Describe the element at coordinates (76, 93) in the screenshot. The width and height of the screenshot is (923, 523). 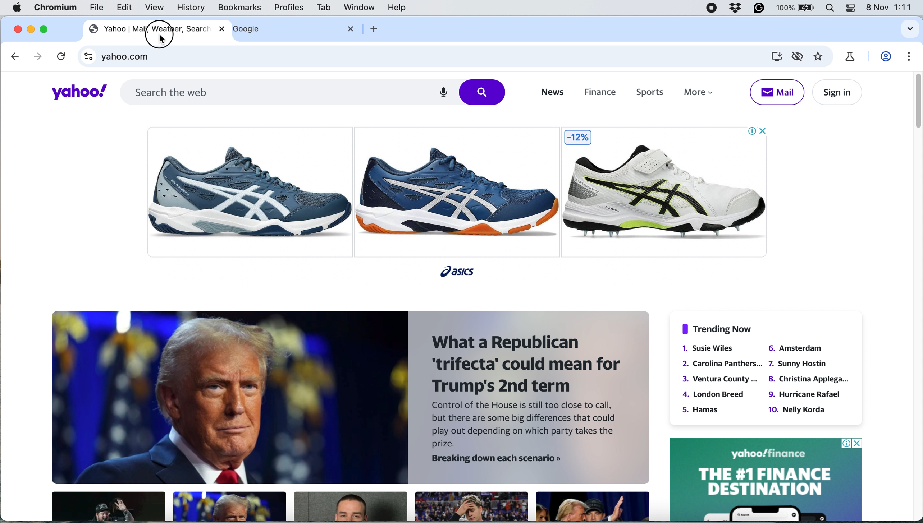
I see `yahoo!` at that location.